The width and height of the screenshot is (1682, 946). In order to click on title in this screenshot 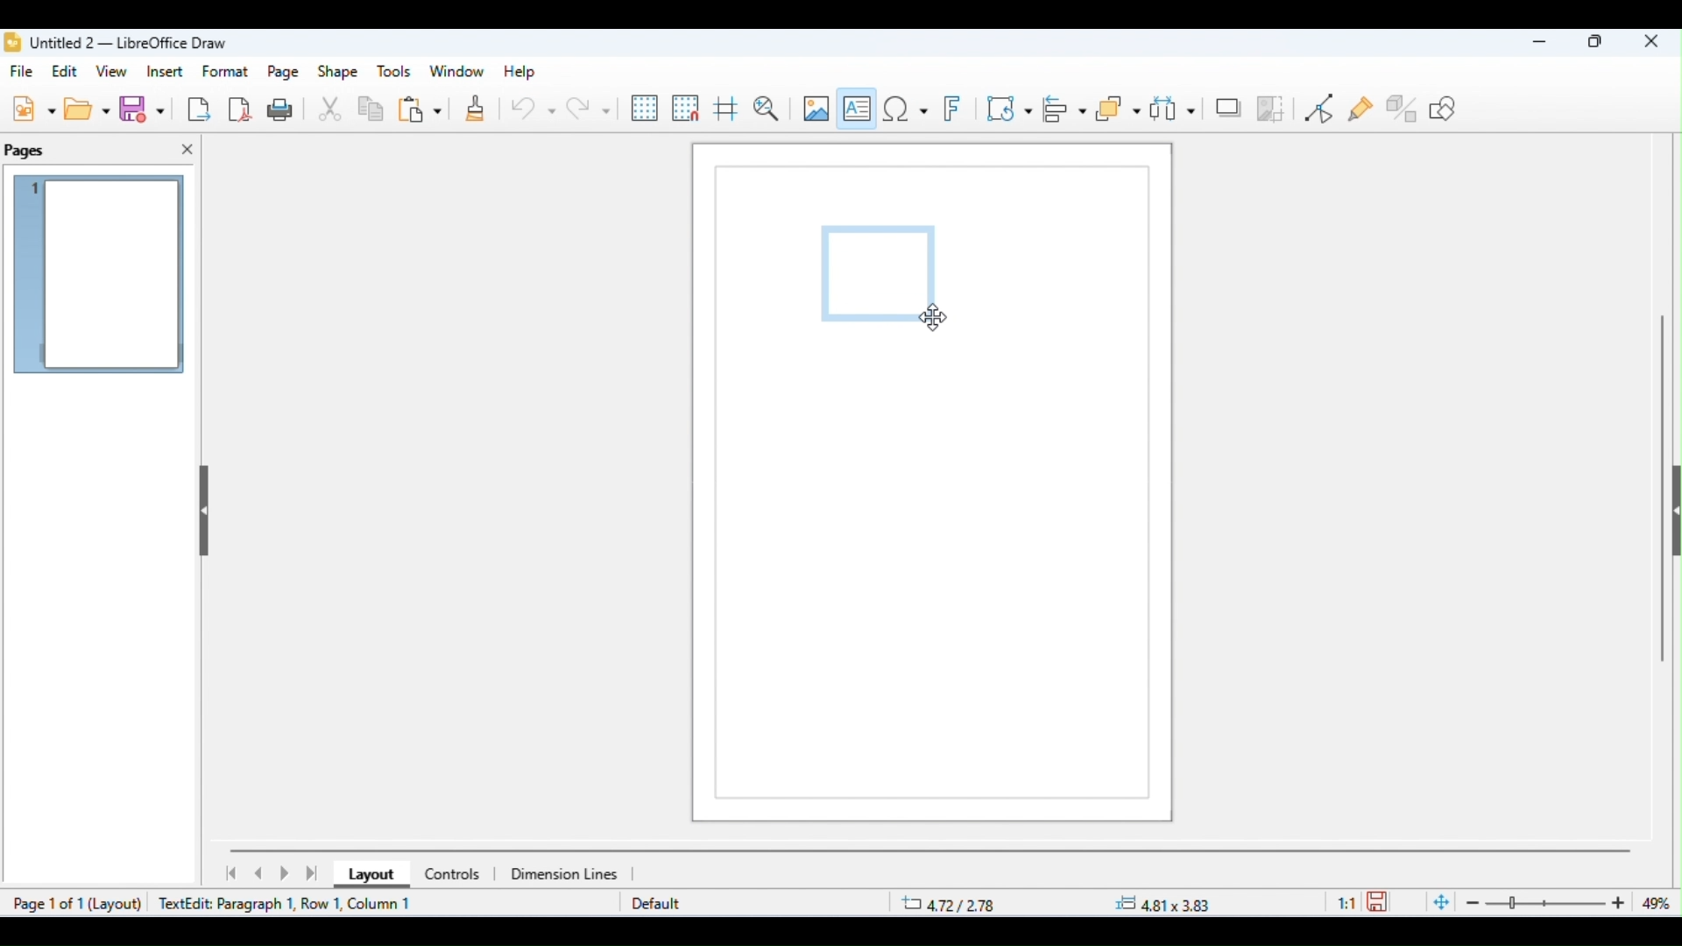, I will do `click(117, 43)`.